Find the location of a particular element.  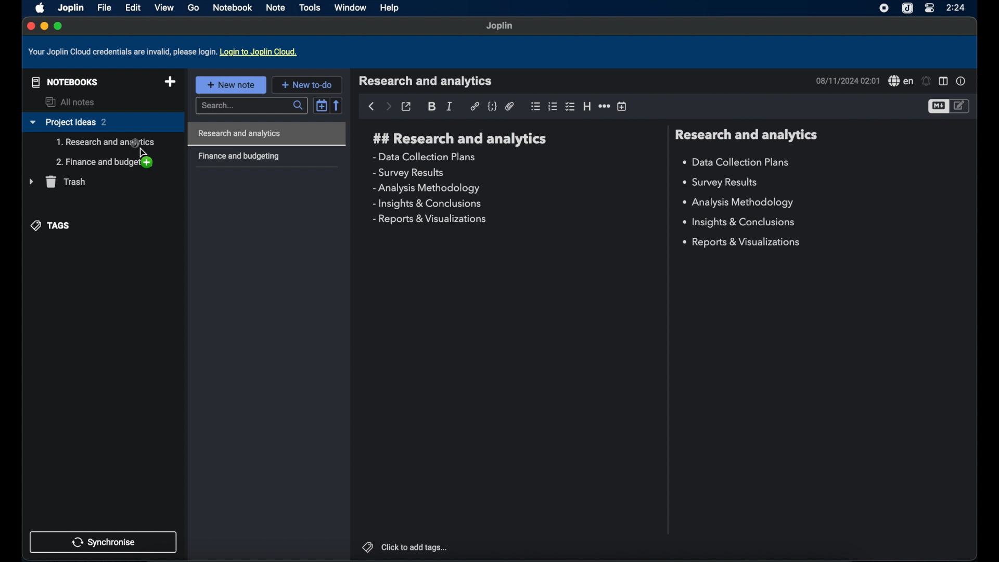

toggle editor is located at coordinates (938, 107).